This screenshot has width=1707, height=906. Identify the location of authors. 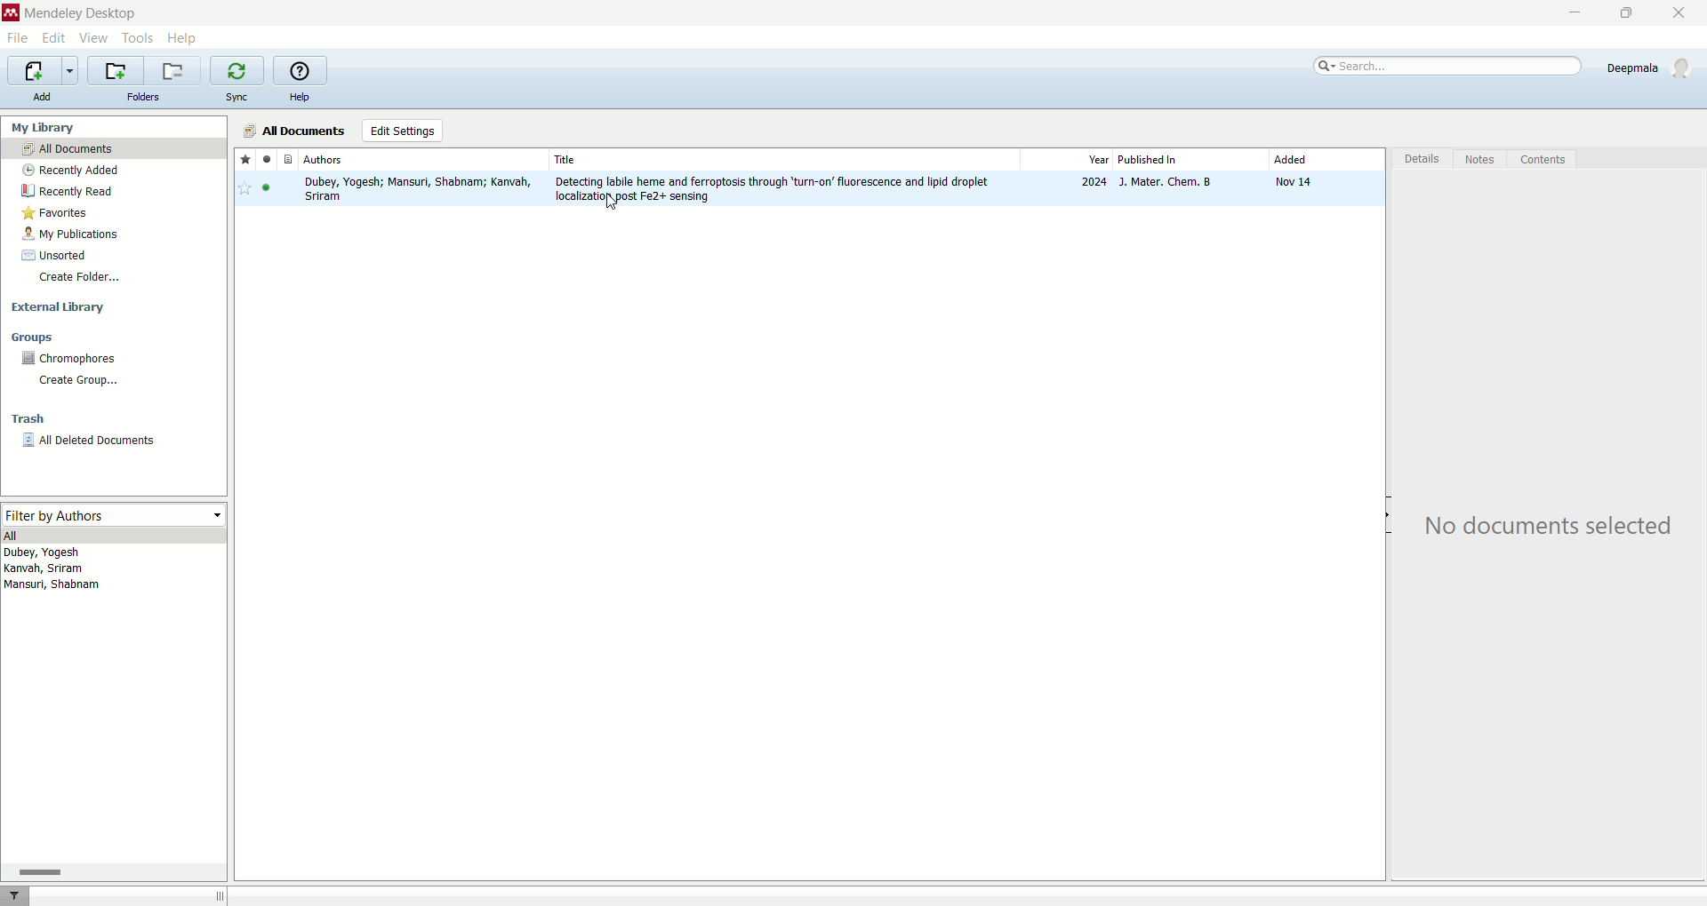
(423, 160).